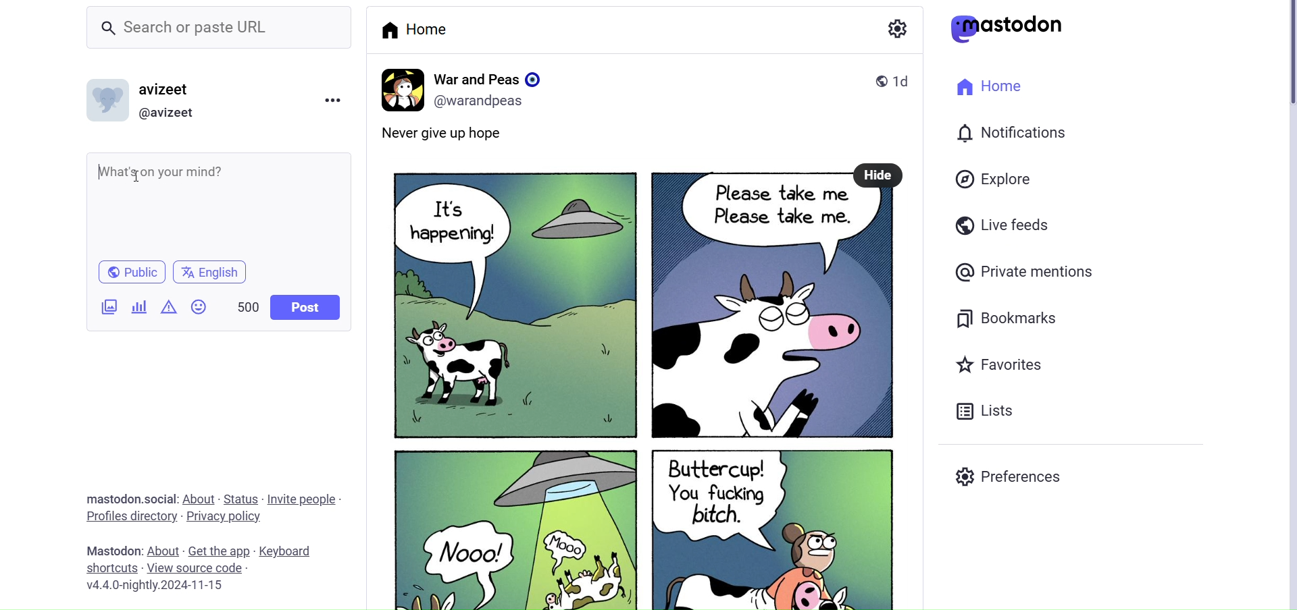 This screenshot has height=610, width=1297. I want to click on What's on your mind, so click(216, 204).